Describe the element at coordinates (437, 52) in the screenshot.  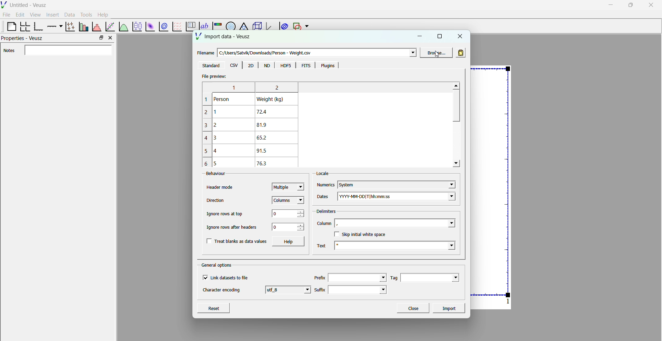
I see `Browse` at that location.